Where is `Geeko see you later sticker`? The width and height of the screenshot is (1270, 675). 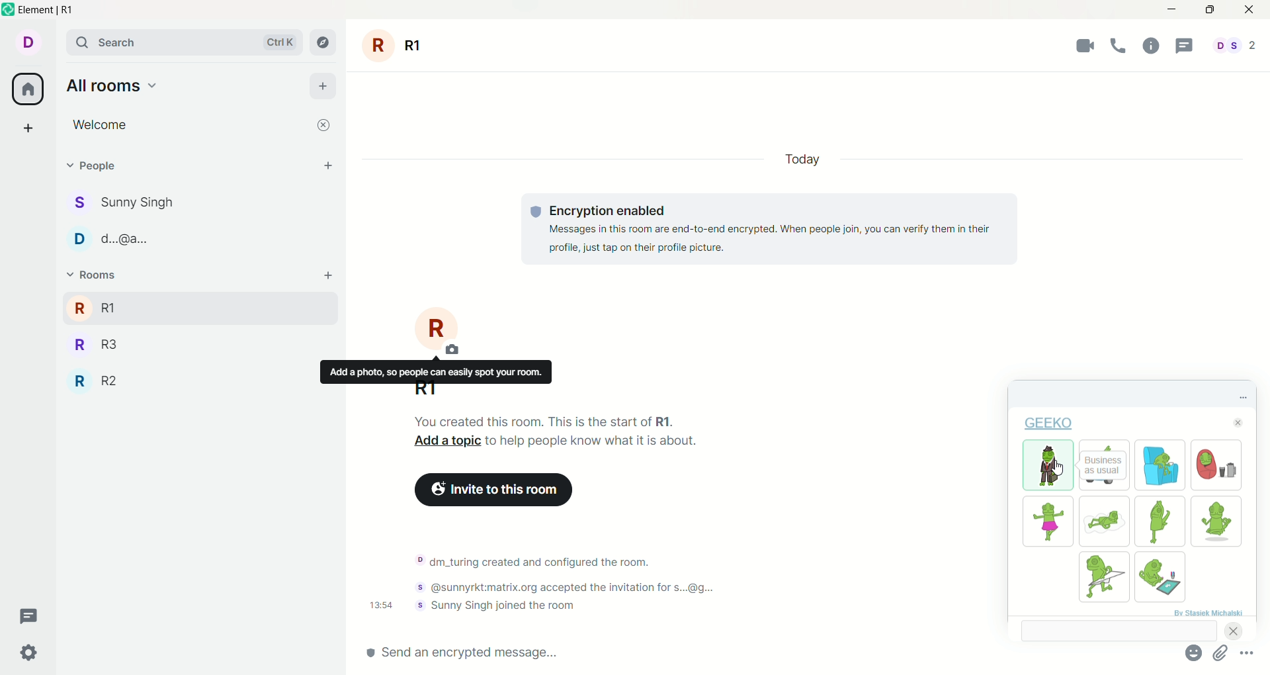
Geeko see you later sticker is located at coordinates (1105, 445).